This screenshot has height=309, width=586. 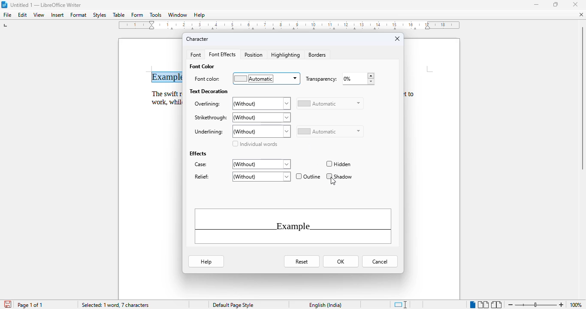 What do you see at coordinates (483, 305) in the screenshot?
I see `multi-page view` at bounding box center [483, 305].